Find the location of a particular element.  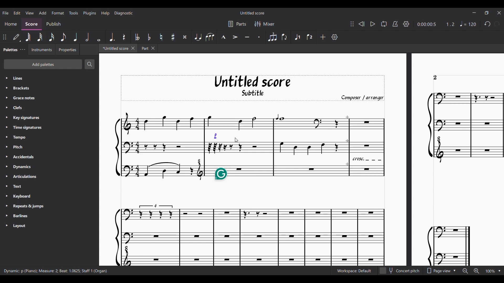

Zoom factor is located at coordinates (491, 271).